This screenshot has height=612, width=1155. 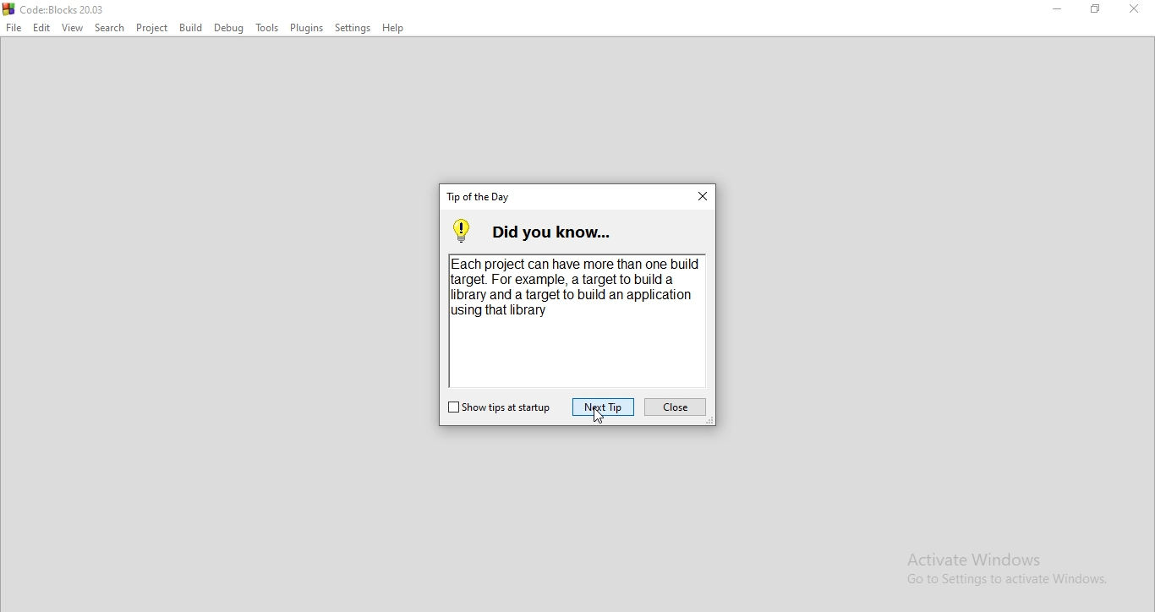 What do you see at coordinates (73, 28) in the screenshot?
I see `View ` at bounding box center [73, 28].